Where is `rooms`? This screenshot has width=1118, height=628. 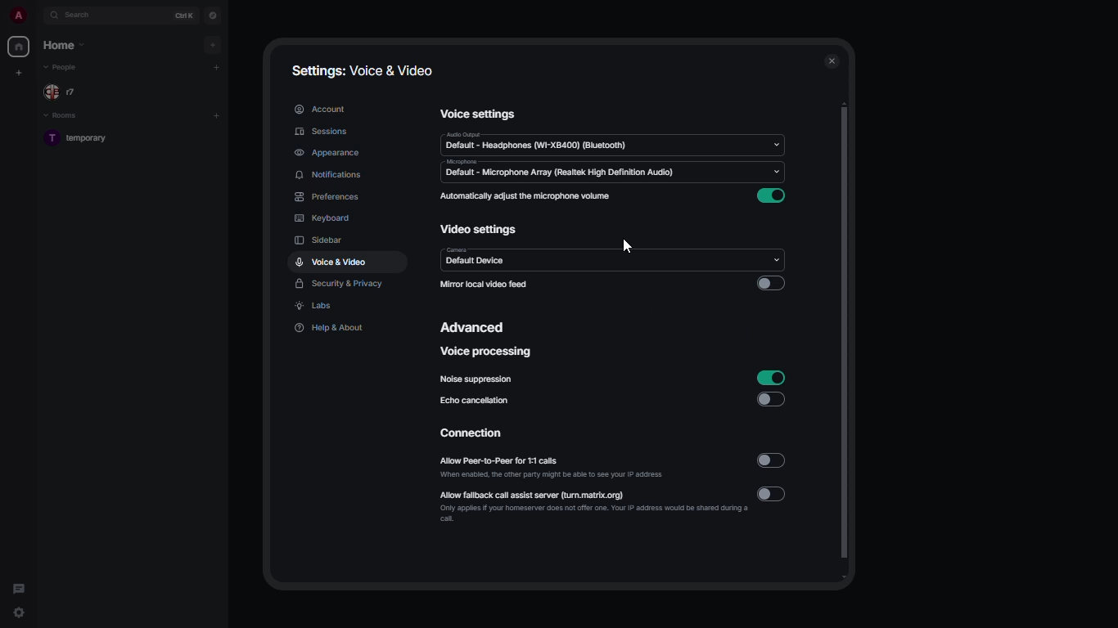
rooms is located at coordinates (64, 116).